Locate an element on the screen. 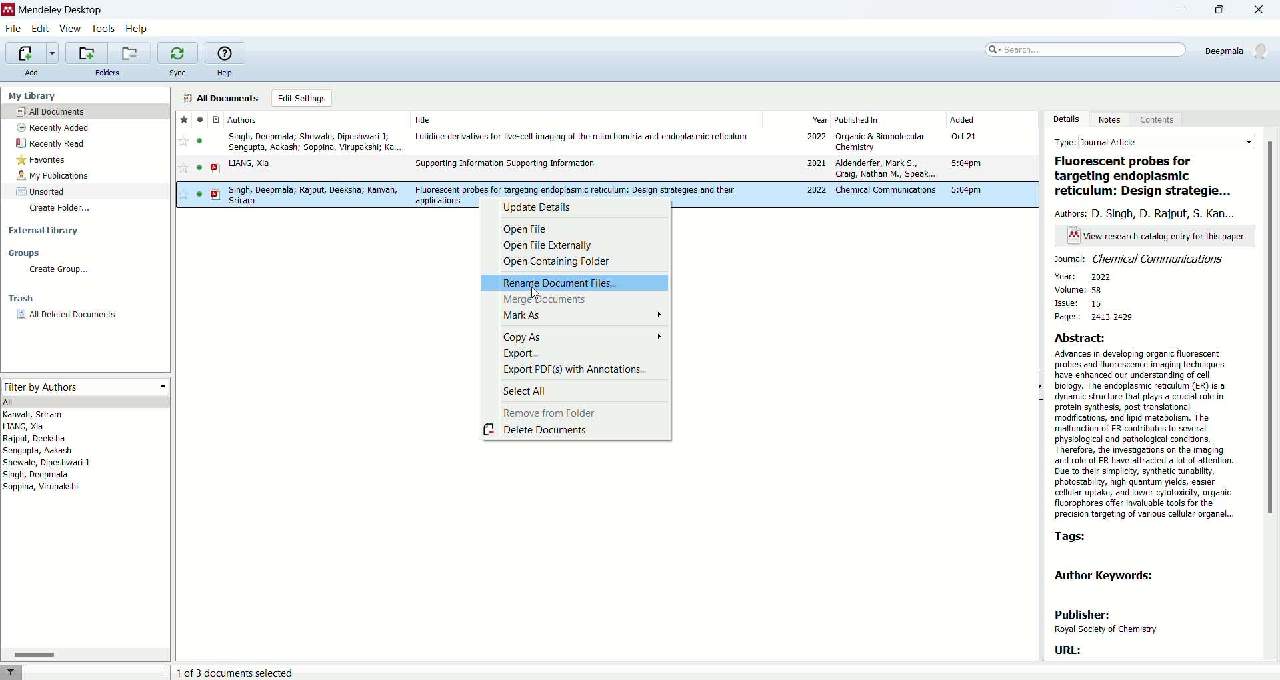 The image size is (1280, 680). recently read is located at coordinates (50, 143).